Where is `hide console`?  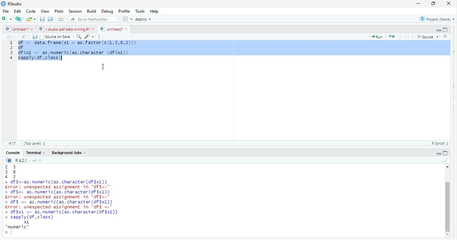 hide console is located at coordinates (446, 29).